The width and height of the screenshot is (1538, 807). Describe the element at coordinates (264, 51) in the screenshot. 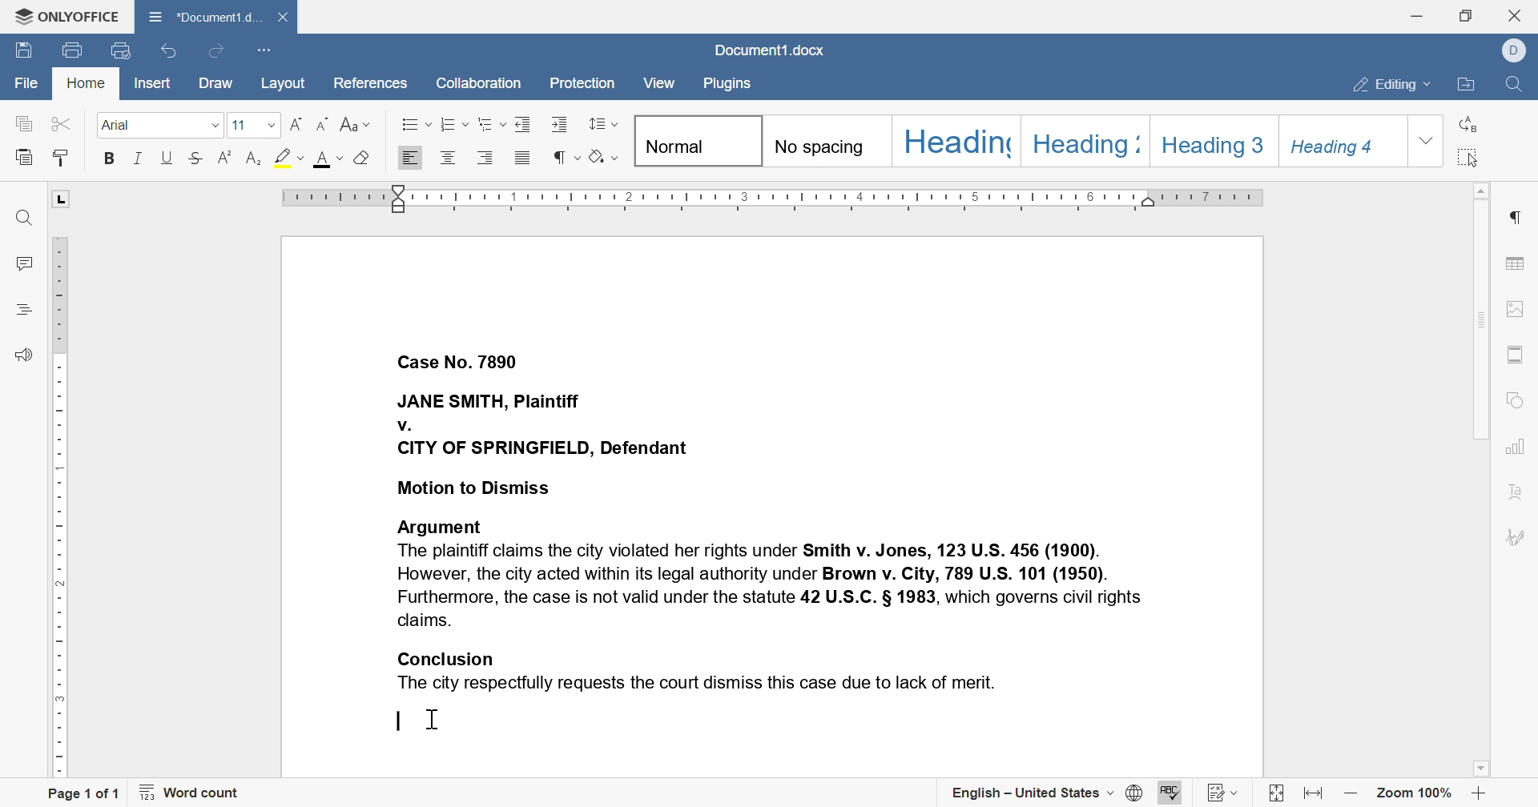

I see `customize quick access toolbar` at that location.